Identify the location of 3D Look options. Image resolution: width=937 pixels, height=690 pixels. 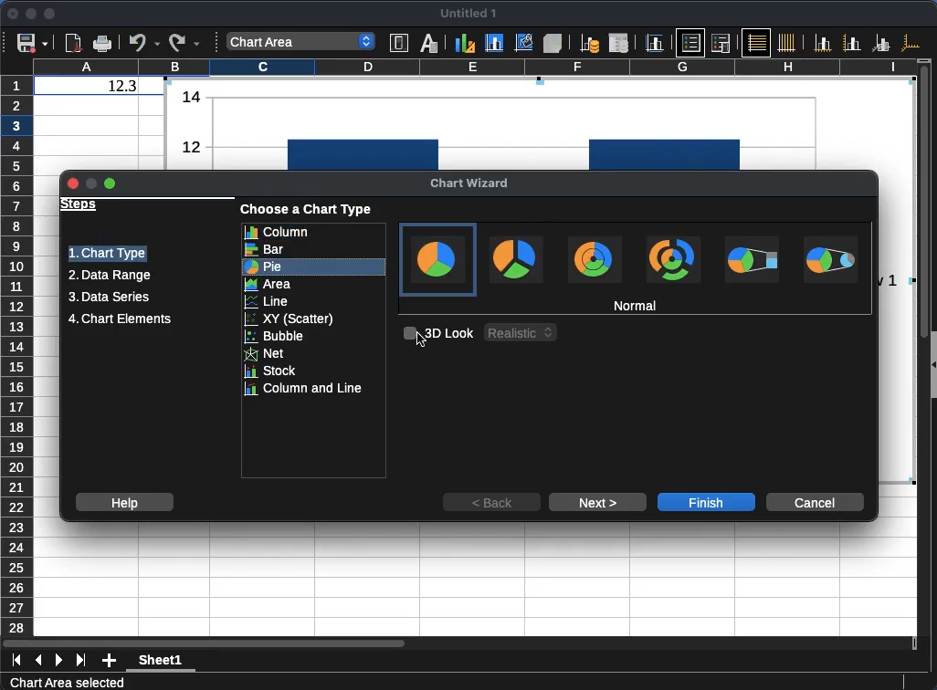
(521, 332).